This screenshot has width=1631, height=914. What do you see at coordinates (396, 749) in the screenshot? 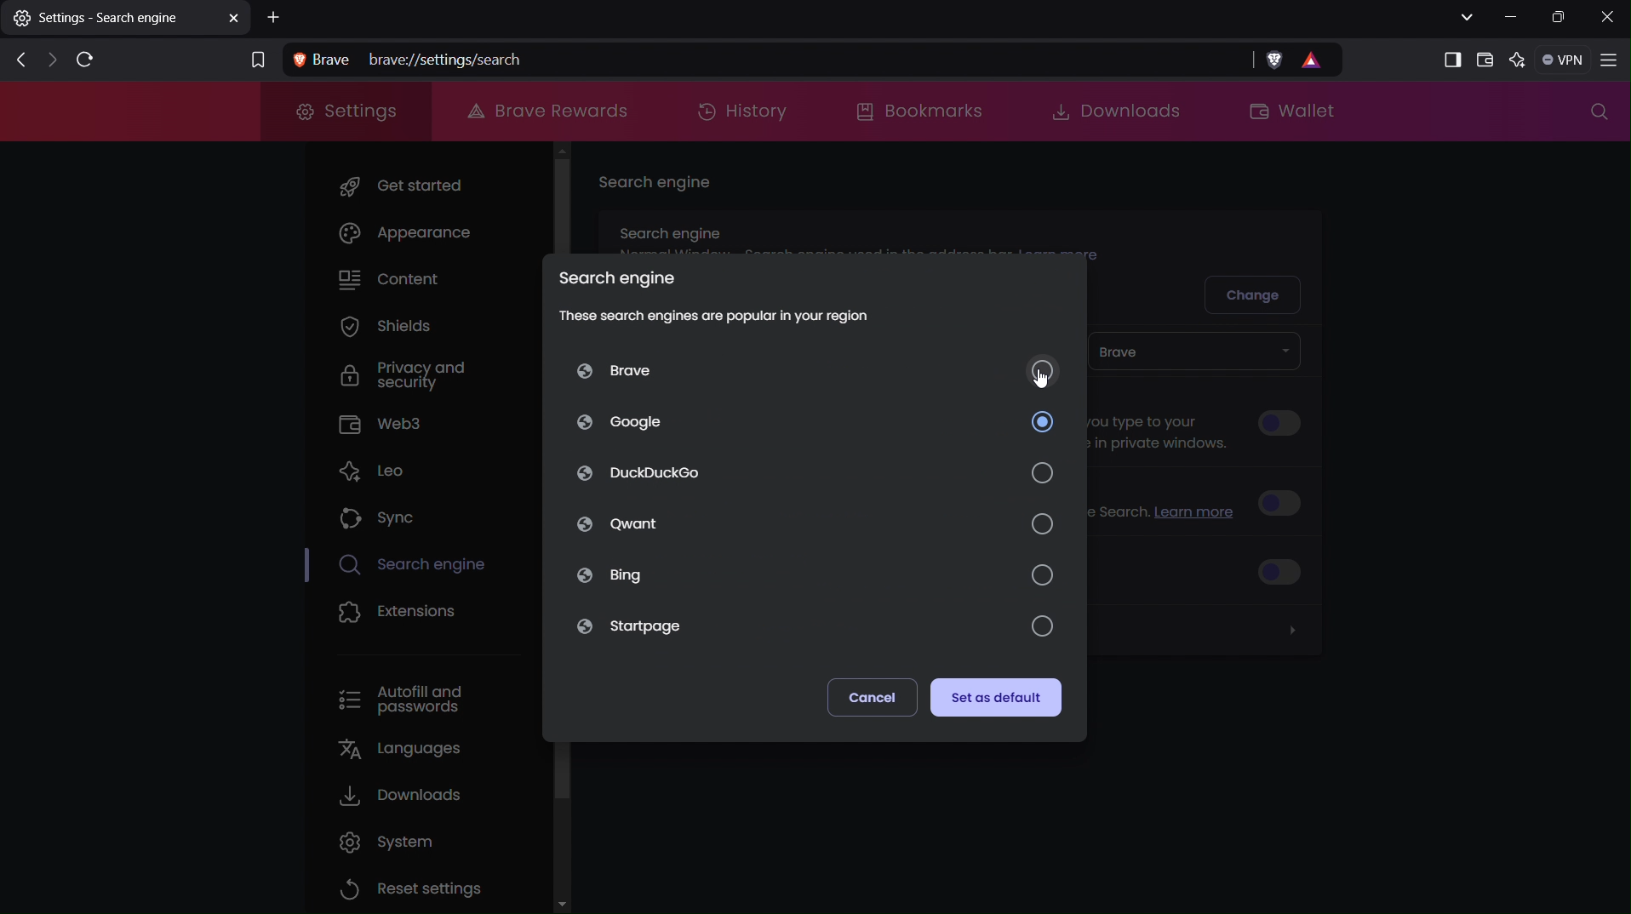
I see `Languages` at bounding box center [396, 749].